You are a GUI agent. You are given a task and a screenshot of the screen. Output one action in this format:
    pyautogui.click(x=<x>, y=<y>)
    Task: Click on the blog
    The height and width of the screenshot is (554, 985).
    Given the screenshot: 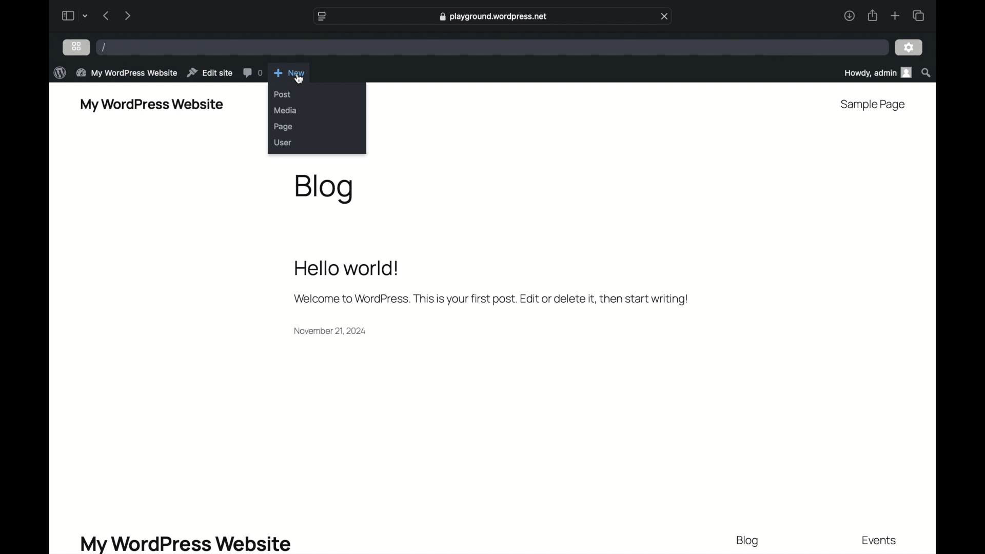 What is the action you would take?
    pyautogui.click(x=324, y=190)
    